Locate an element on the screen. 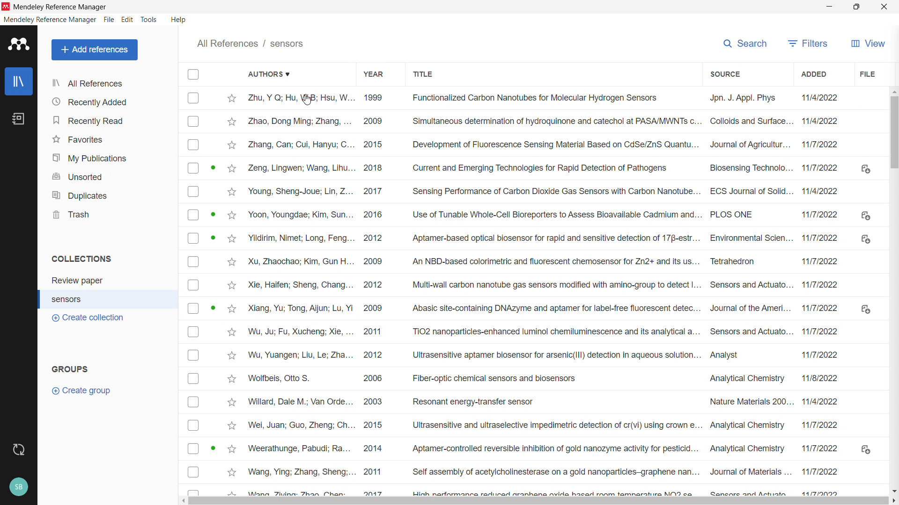  PDF available is located at coordinates (213, 447).